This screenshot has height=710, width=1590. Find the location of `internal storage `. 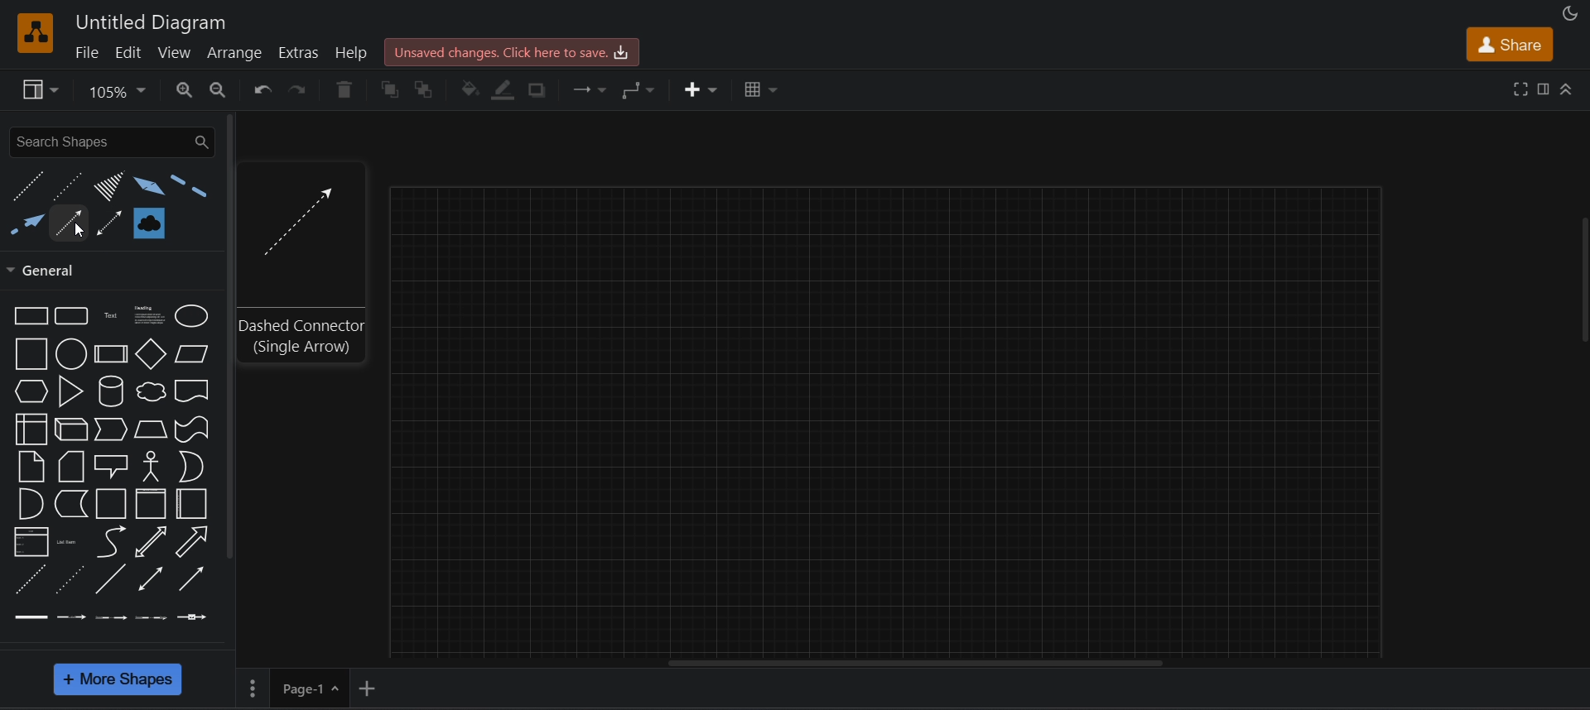

internal storage  is located at coordinates (33, 429).